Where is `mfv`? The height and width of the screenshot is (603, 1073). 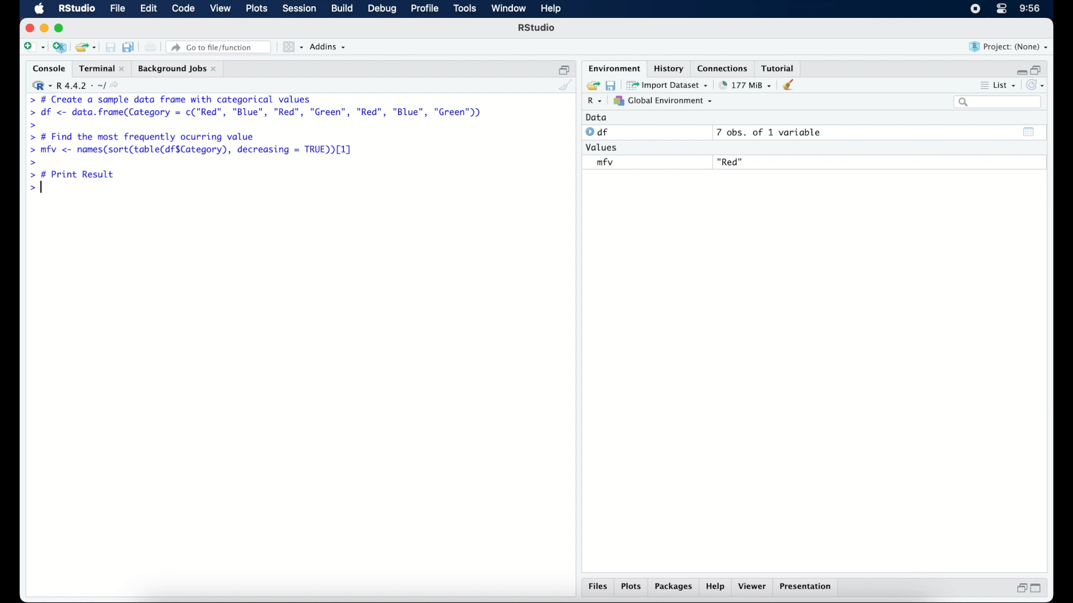
mfv is located at coordinates (605, 162).